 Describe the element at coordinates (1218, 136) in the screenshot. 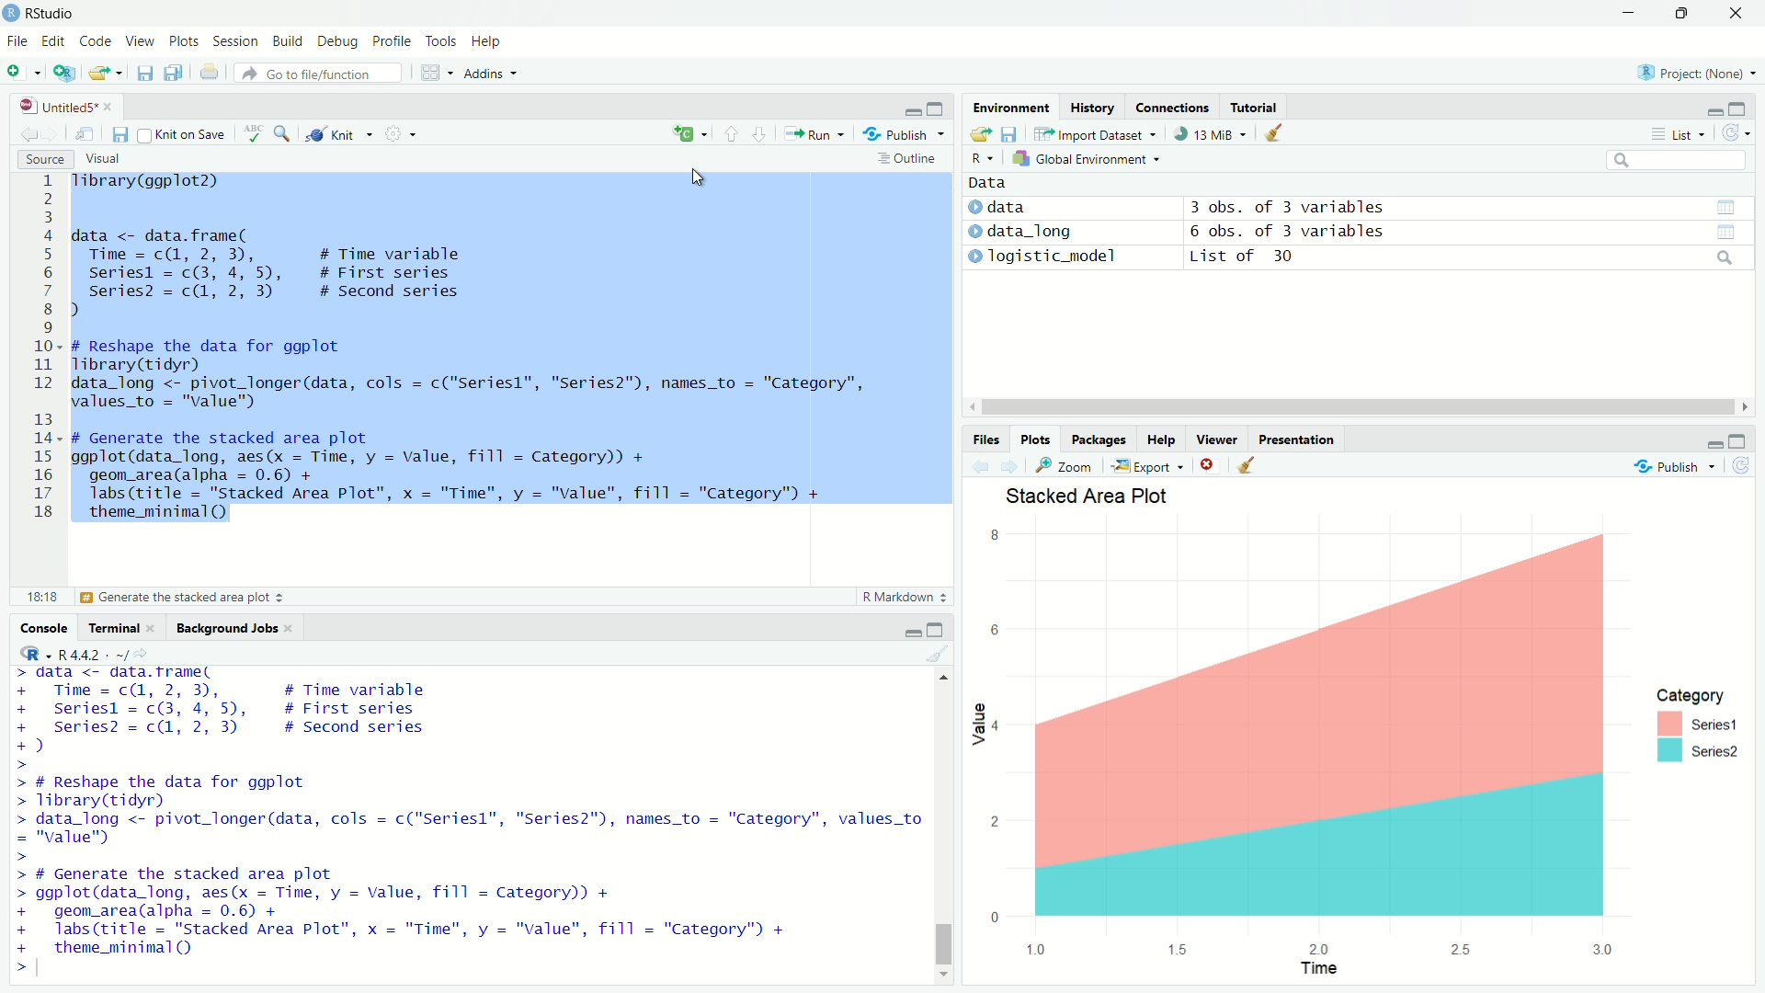

I see `13 MiB +` at that location.